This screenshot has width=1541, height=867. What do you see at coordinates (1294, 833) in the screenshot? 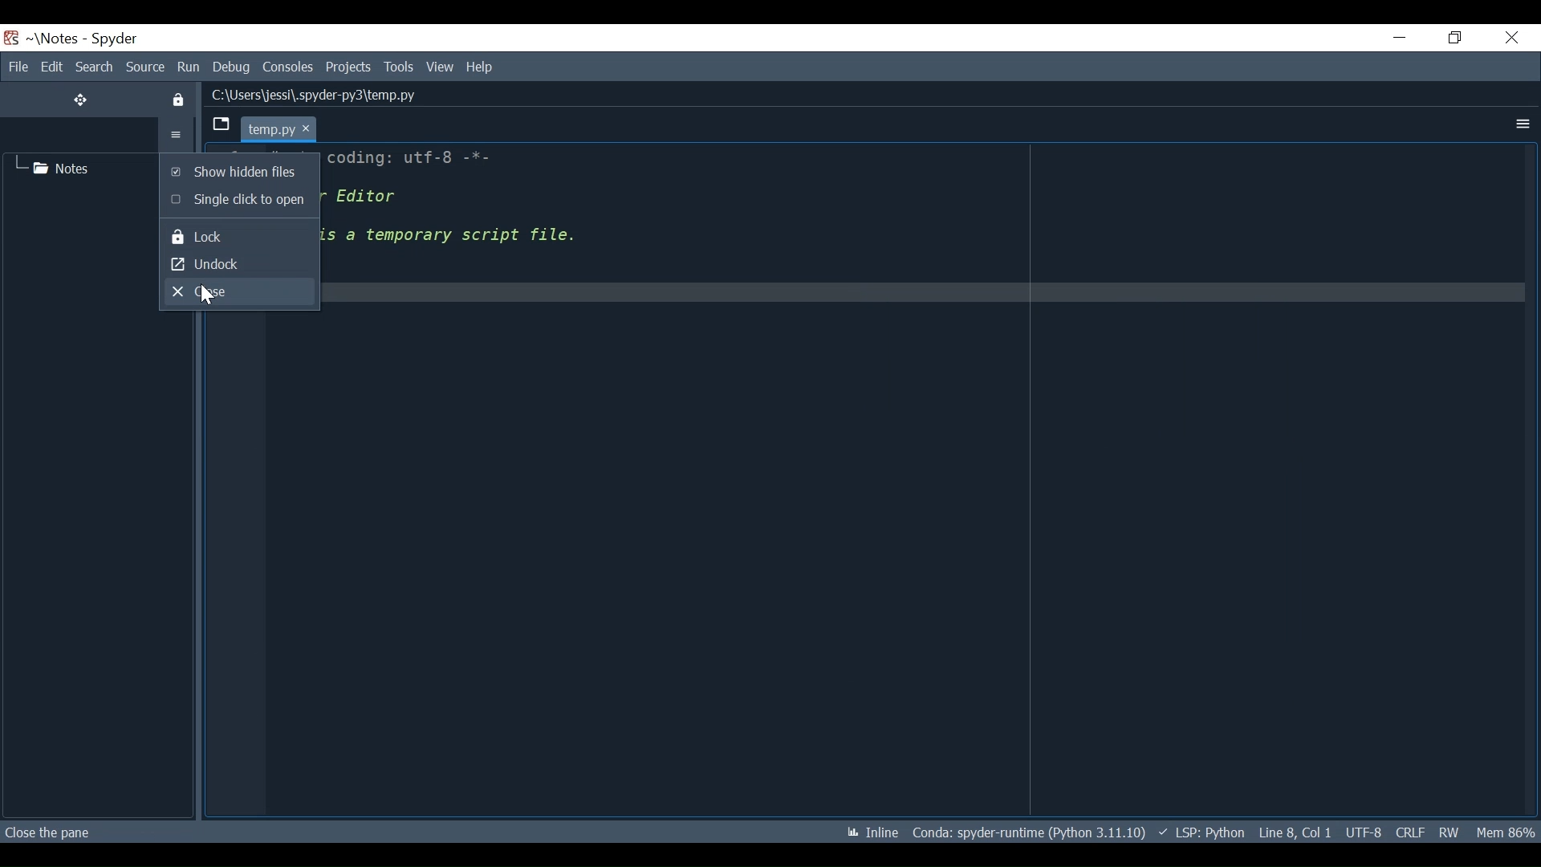
I see `Line 8, Col 1` at bounding box center [1294, 833].